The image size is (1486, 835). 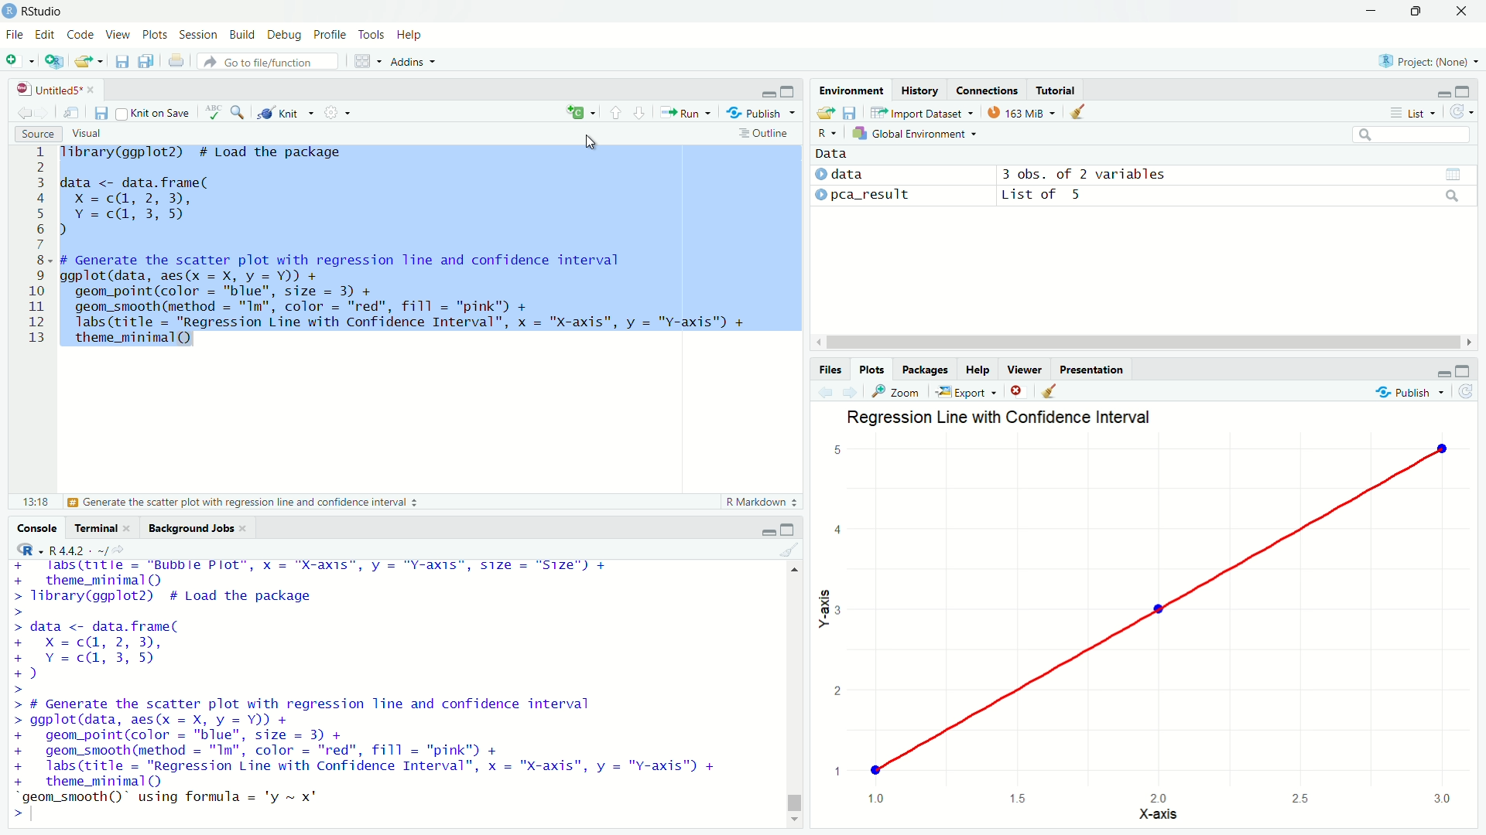 What do you see at coordinates (1412, 112) in the screenshot?
I see `List` at bounding box center [1412, 112].